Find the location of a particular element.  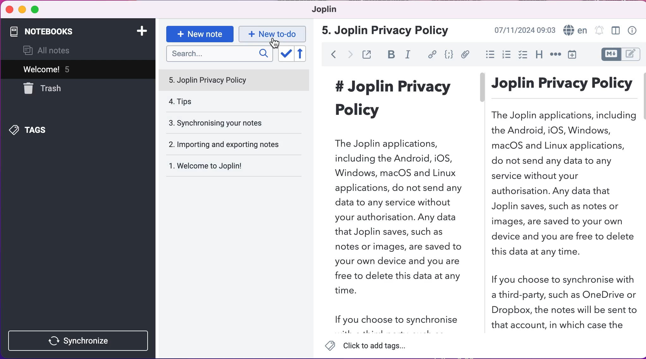

tags is located at coordinates (41, 129).